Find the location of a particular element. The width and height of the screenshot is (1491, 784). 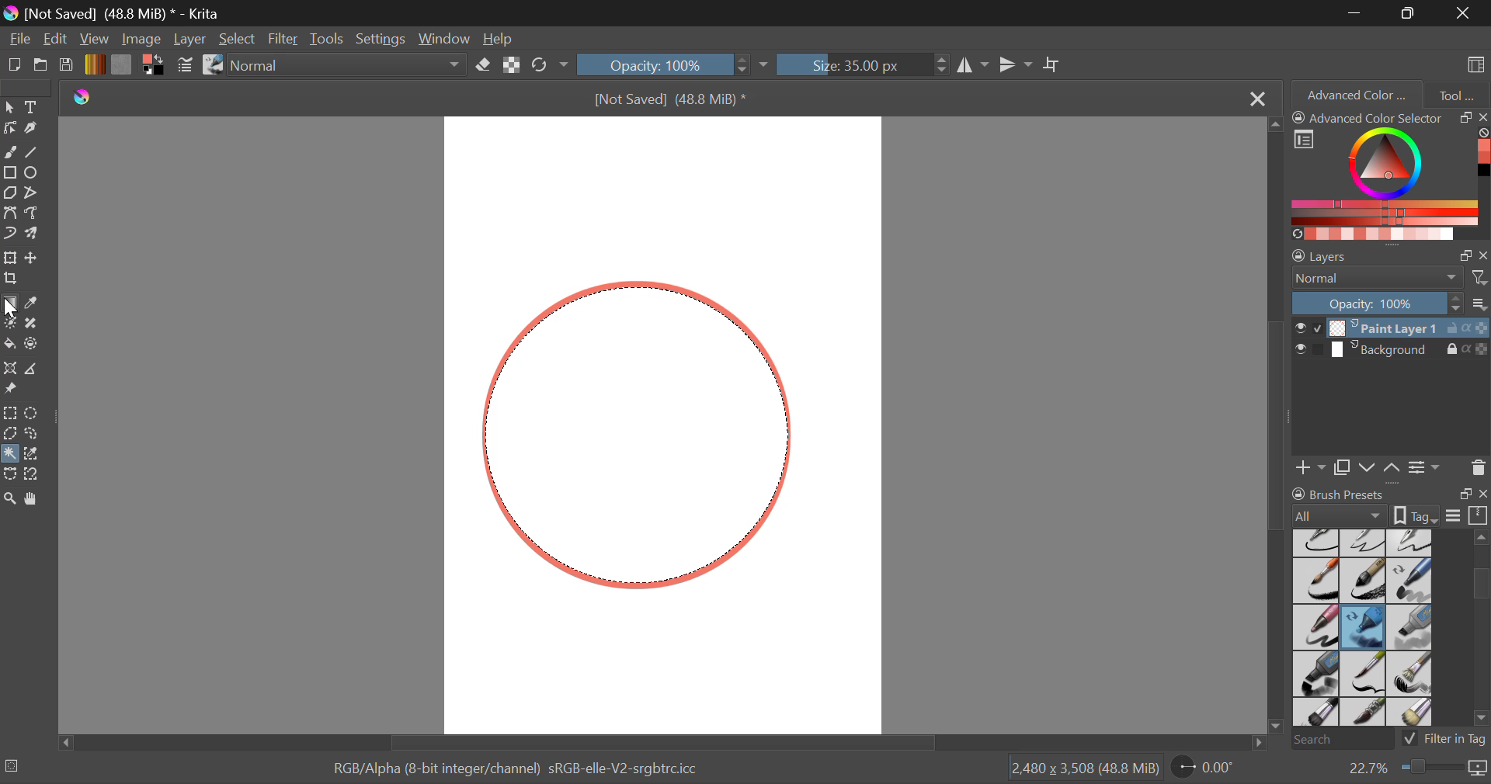

Elliptical Selection Tool is located at coordinates (32, 413).